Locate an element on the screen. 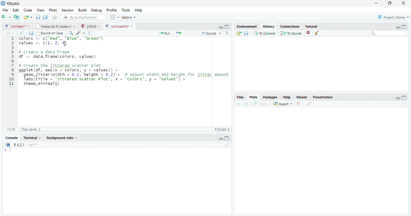  Previous plot is located at coordinates (239, 104).